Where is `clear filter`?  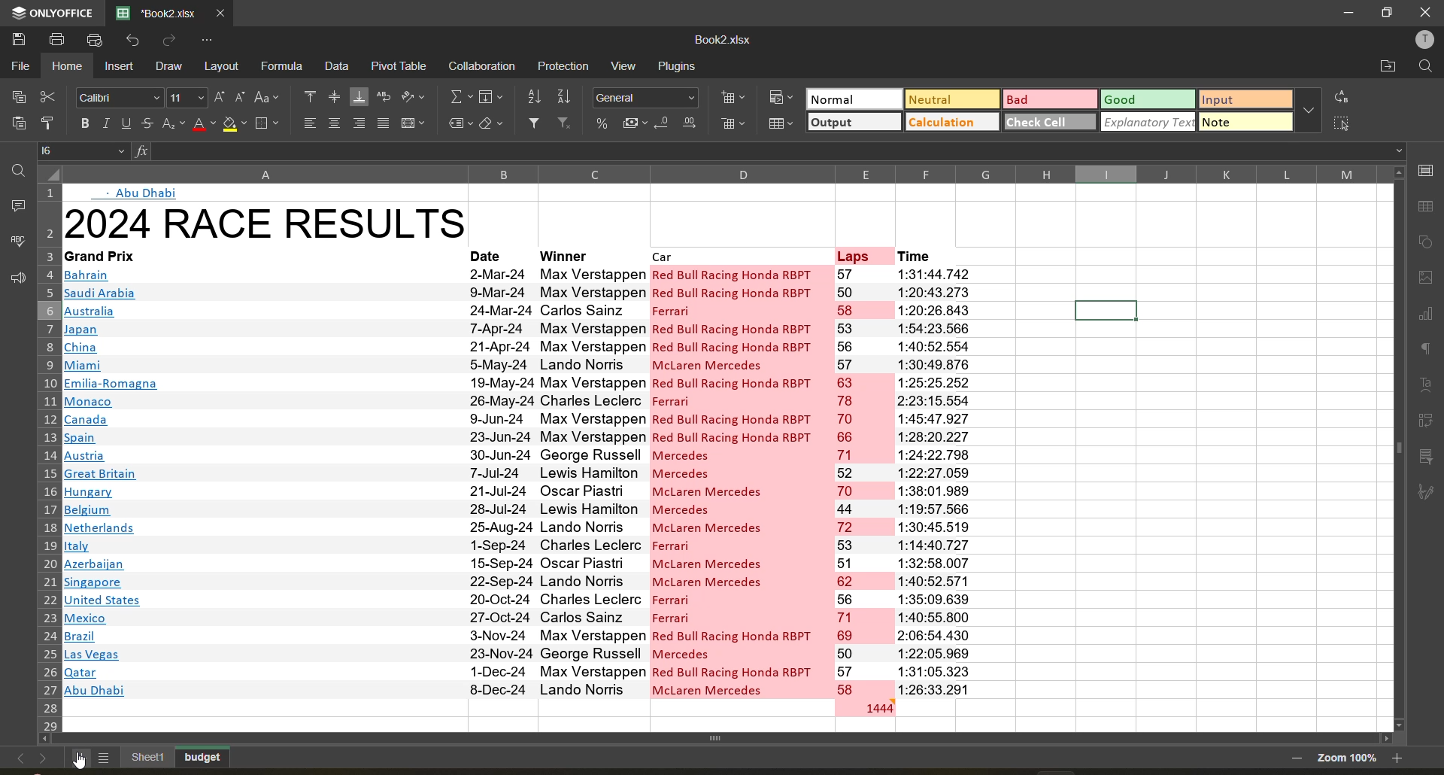
clear filter is located at coordinates (566, 123).